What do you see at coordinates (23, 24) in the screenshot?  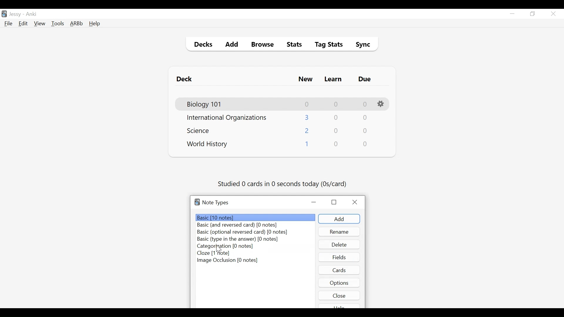 I see `Edit` at bounding box center [23, 24].